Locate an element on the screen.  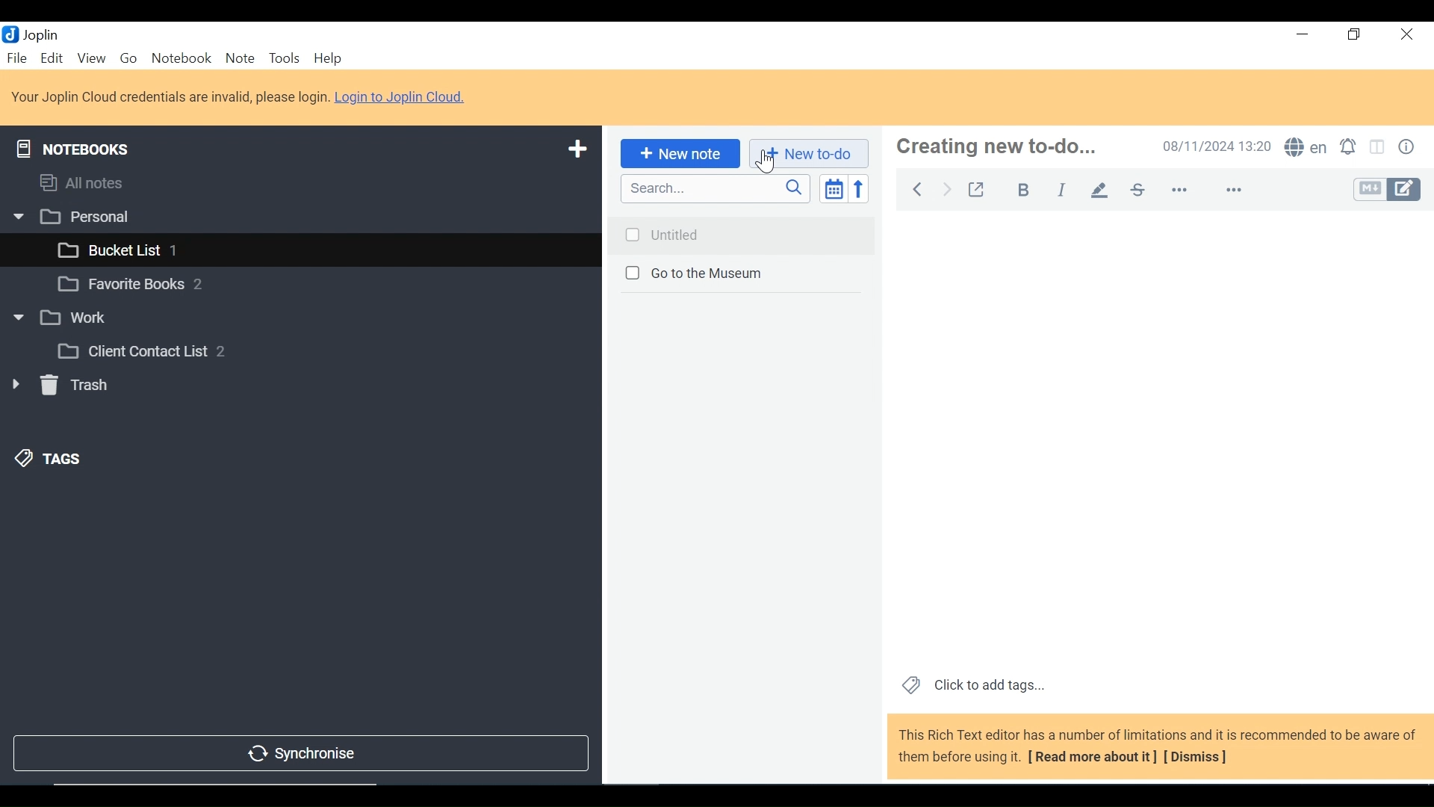
Tools is located at coordinates (285, 59).